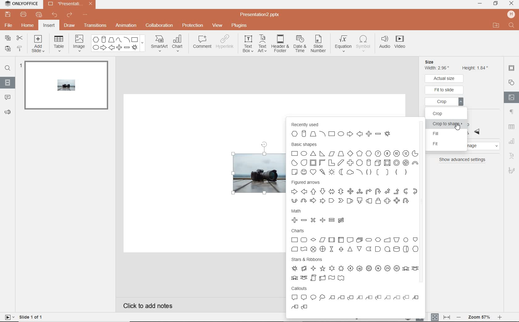  What do you see at coordinates (8, 98) in the screenshot?
I see `comment` at bounding box center [8, 98].